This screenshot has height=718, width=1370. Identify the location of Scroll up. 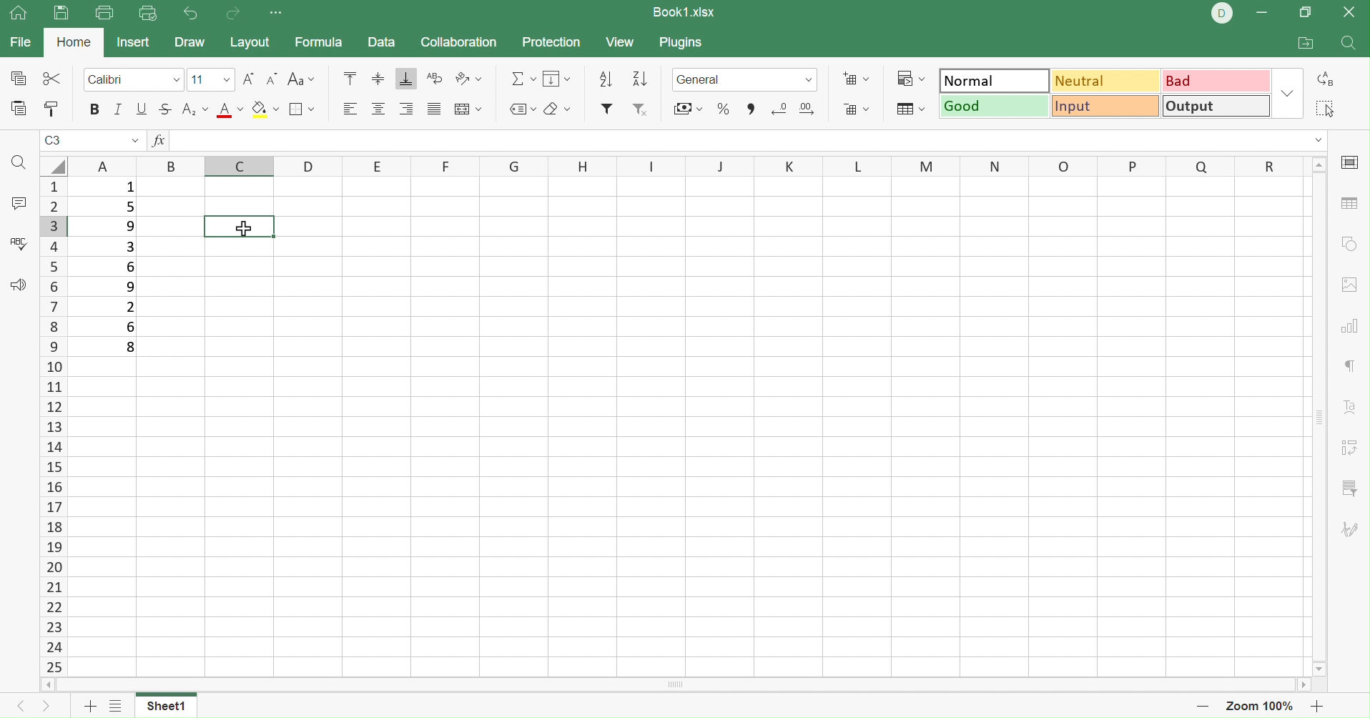
(1318, 163).